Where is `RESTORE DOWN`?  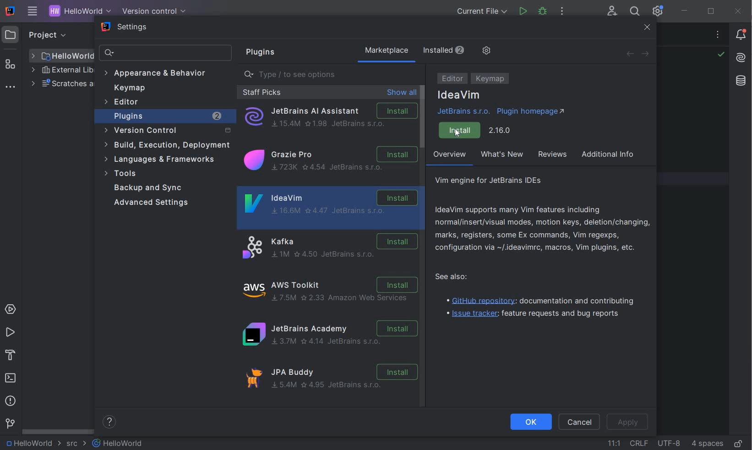
RESTORE DOWN is located at coordinates (711, 12).